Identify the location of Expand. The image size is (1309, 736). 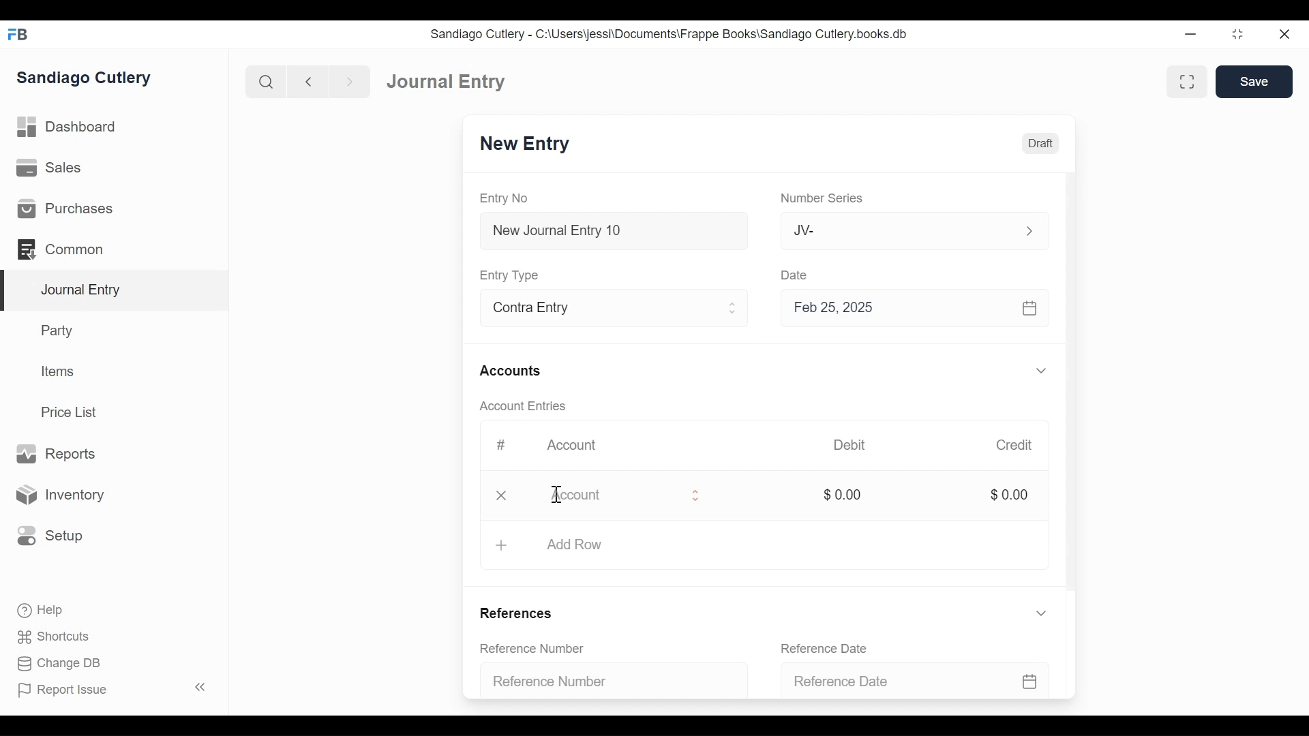
(1043, 615).